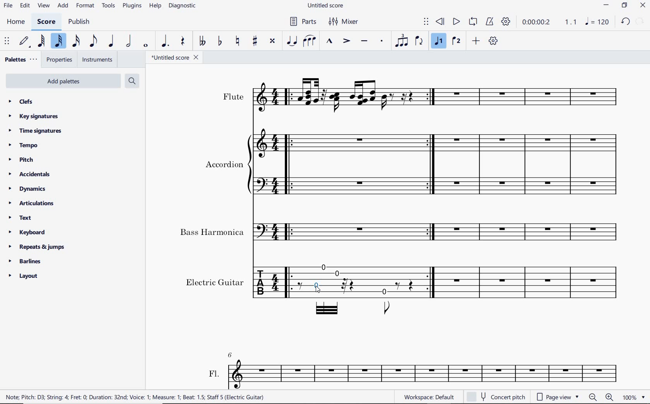  Describe the element at coordinates (111, 41) in the screenshot. I see `quarter note` at that location.